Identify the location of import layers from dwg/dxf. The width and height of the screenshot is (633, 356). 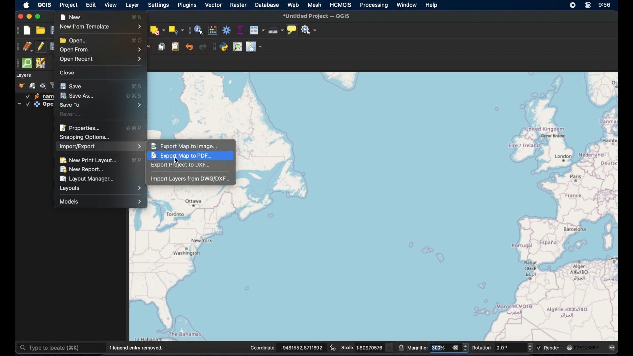
(191, 179).